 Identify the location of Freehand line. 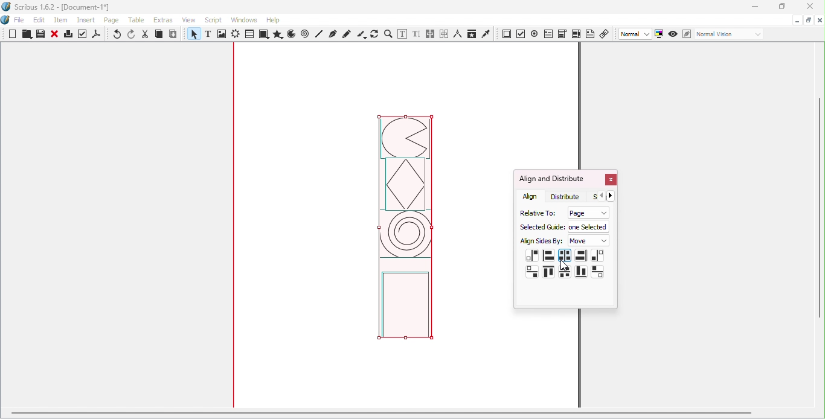
(347, 34).